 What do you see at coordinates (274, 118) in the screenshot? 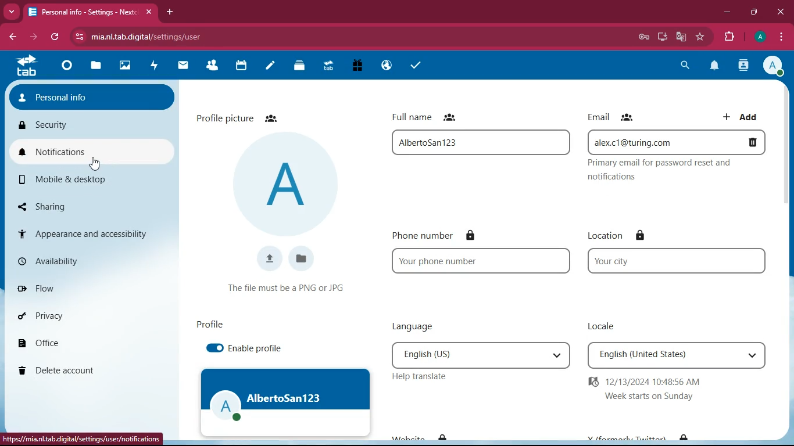
I see `Friends` at bounding box center [274, 118].